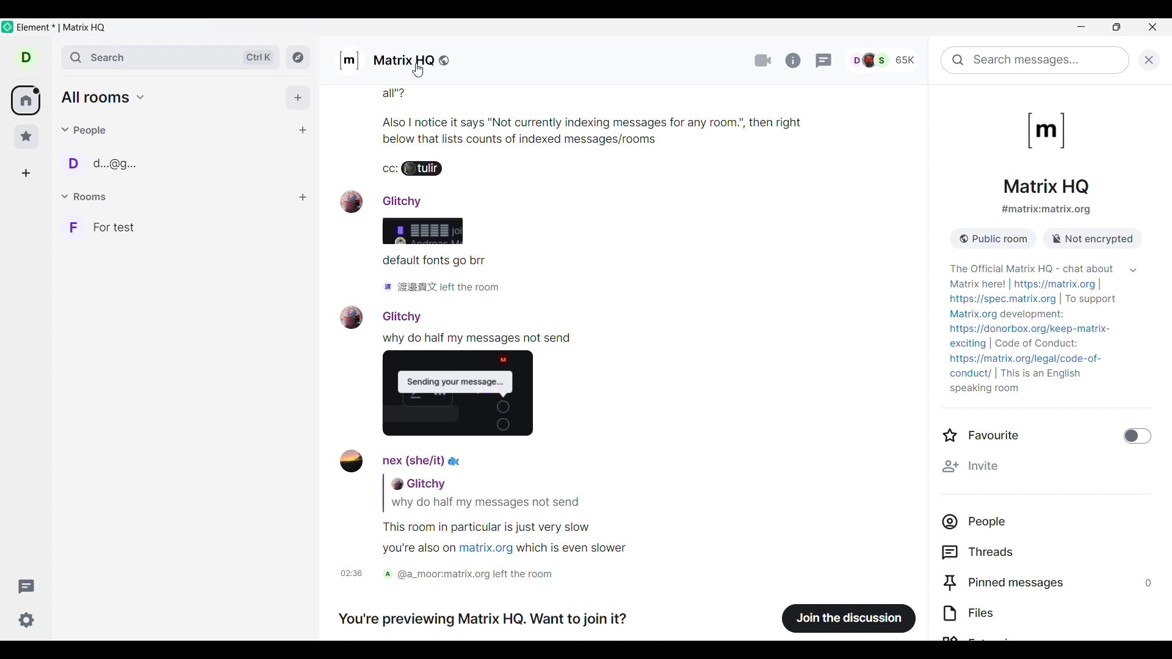 The image size is (1172, 659). Describe the element at coordinates (391, 200) in the screenshot. I see `glitchy` at that location.